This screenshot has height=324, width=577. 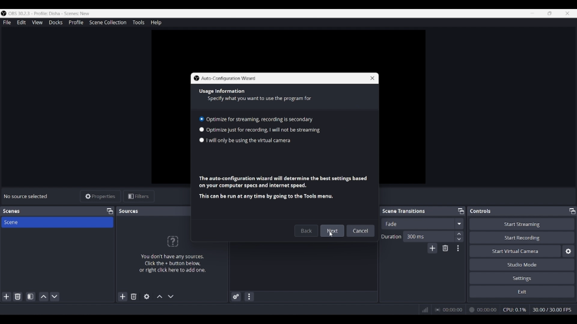 What do you see at coordinates (417, 223) in the screenshot?
I see `Current fade` at bounding box center [417, 223].